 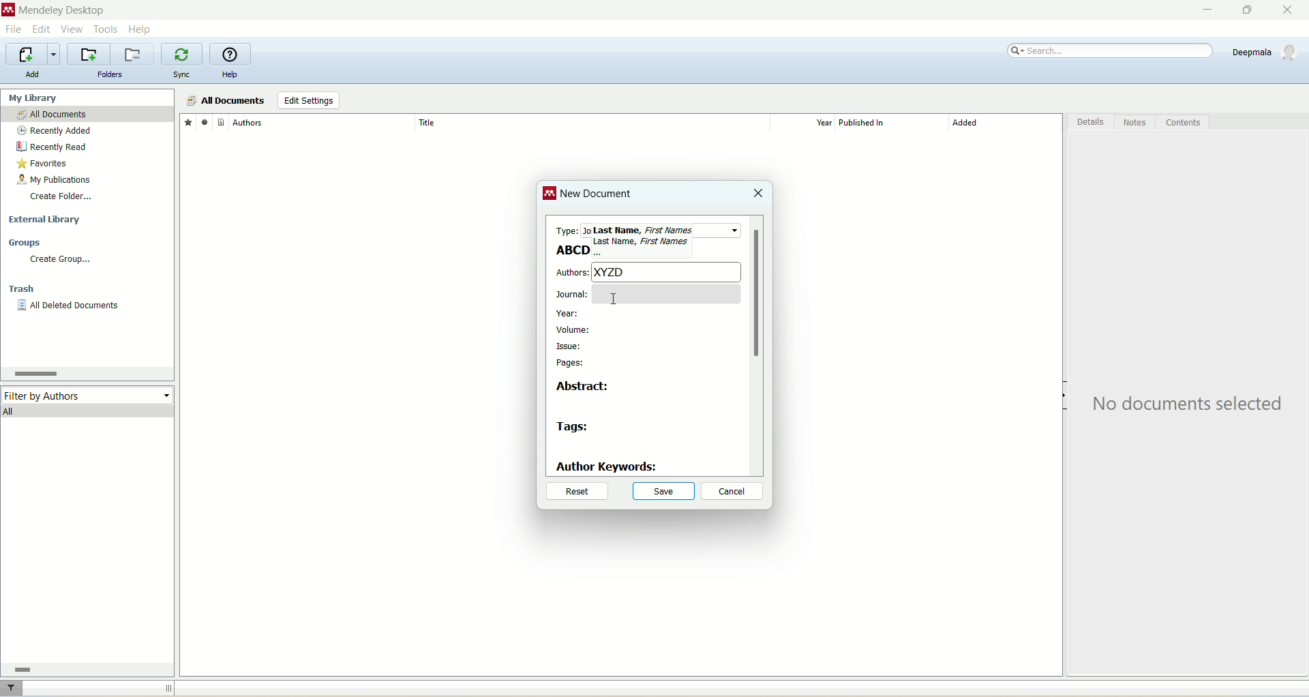 I want to click on author, so click(x=323, y=123).